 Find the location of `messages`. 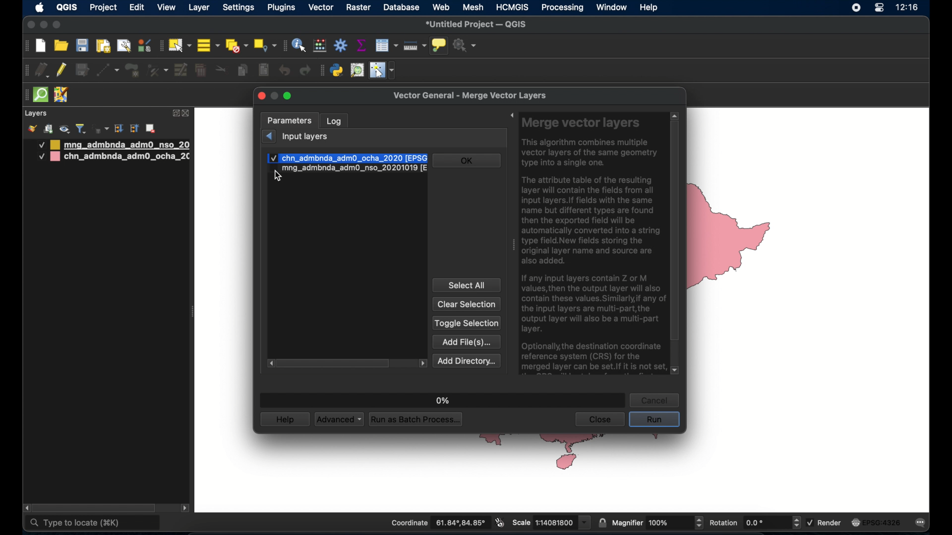

messages is located at coordinates (922, 524).